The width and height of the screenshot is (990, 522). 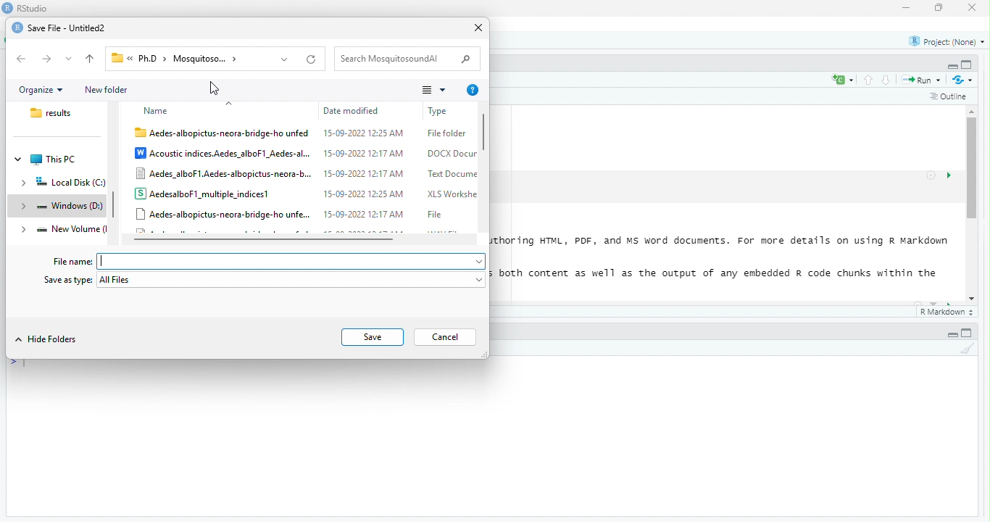 I want to click on Syncing , so click(x=964, y=80).